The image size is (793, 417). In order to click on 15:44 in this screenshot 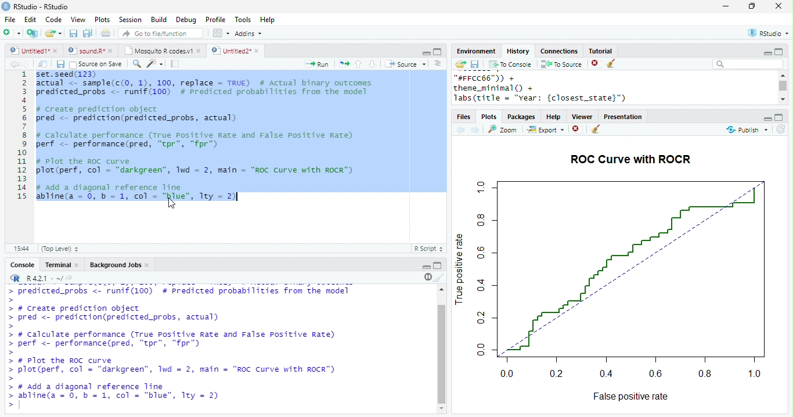, I will do `click(21, 248)`.